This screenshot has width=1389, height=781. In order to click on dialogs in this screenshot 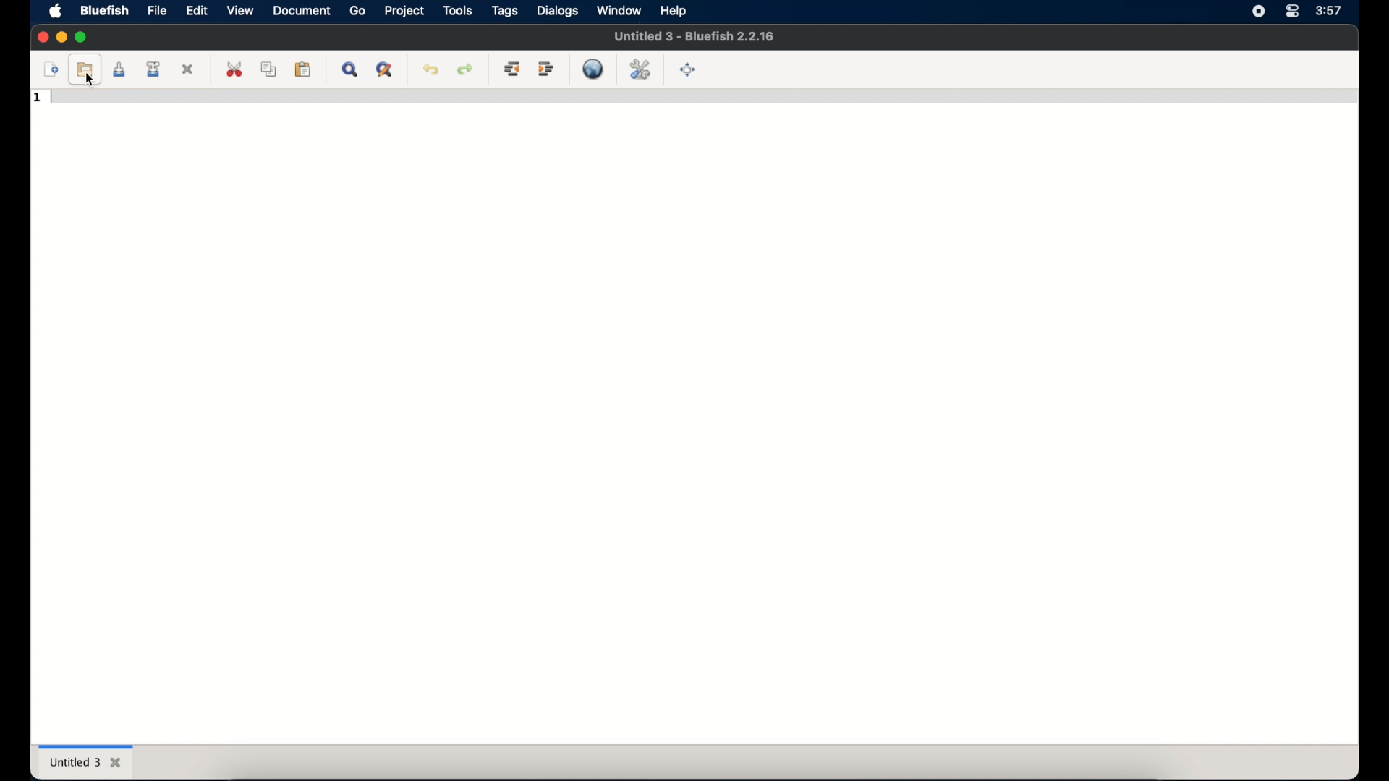, I will do `click(557, 11)`.